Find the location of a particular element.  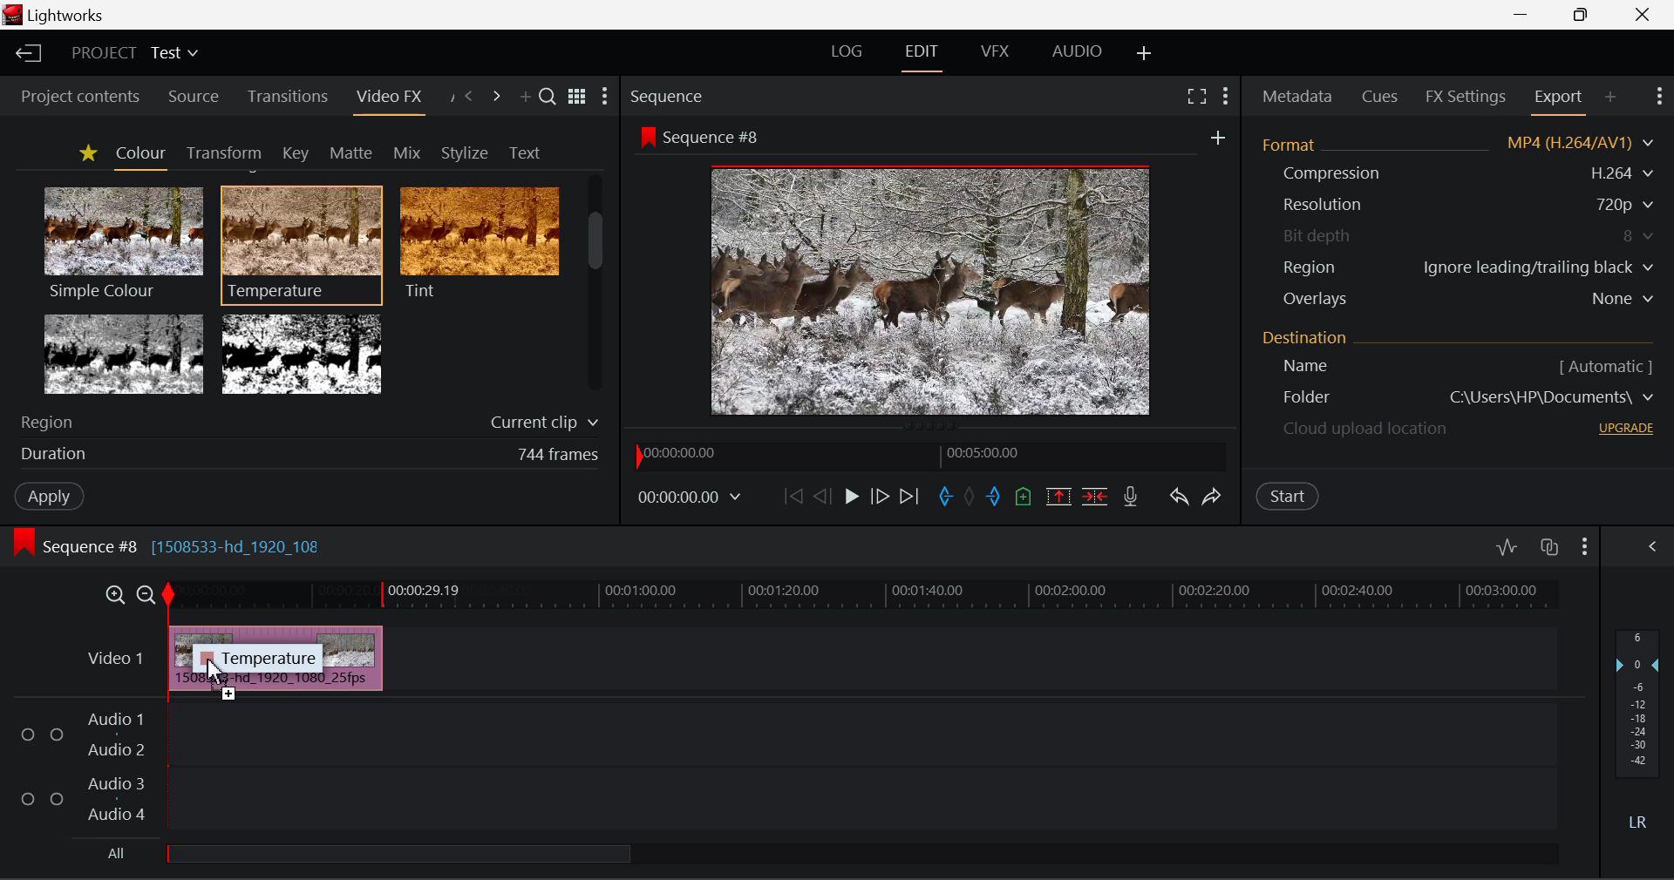

Transform is located at coordinates (221, 152).